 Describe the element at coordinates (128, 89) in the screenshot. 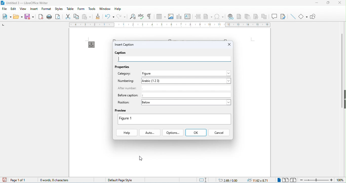

I see `after number` at that location.